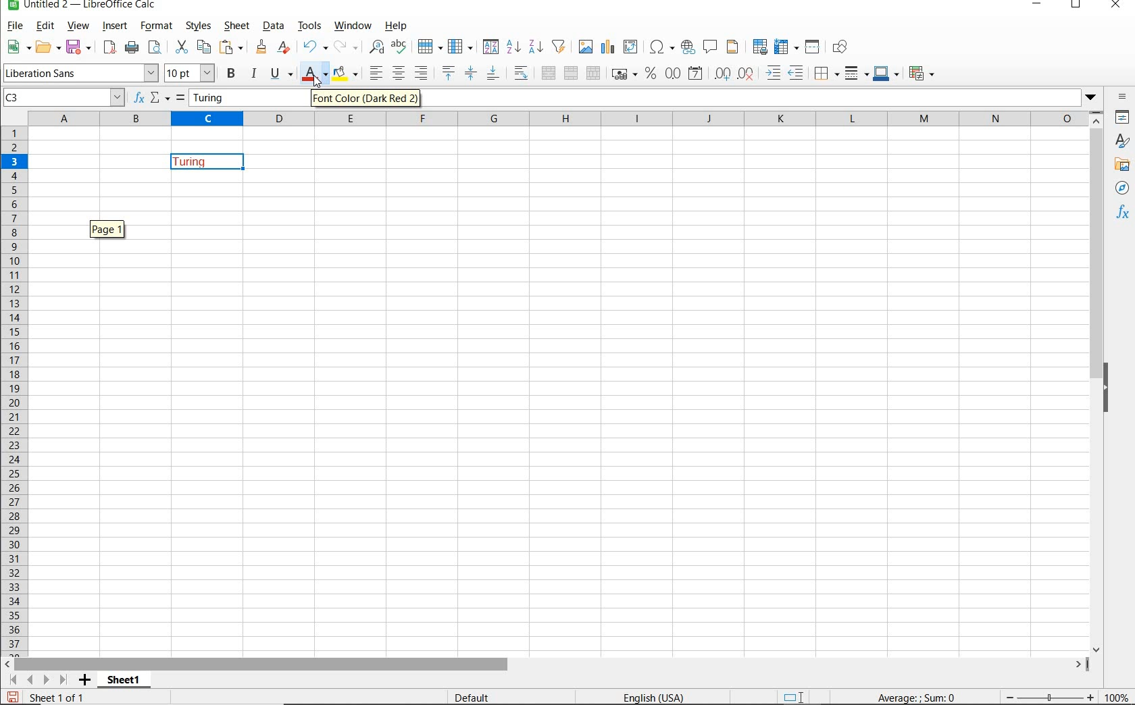 The image size is (1135, 705). I want to click on FORMAT AS NUMBER, so click(674, 73).